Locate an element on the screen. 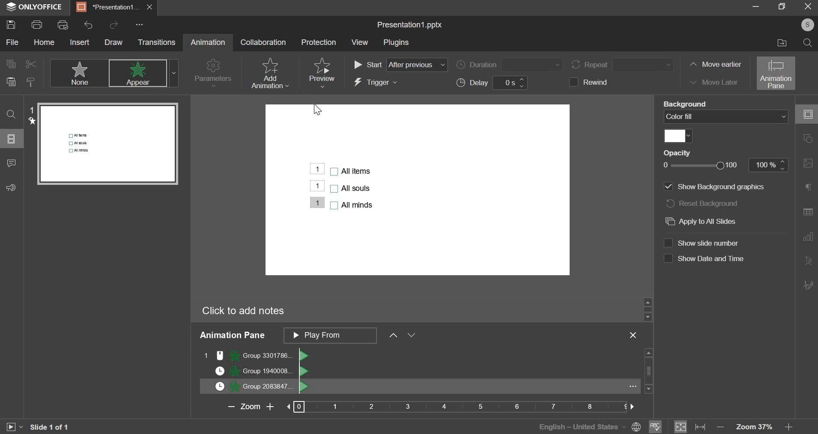 This screenshot has width=818, height=434. opacity slider is located at coordinates (722, 165).